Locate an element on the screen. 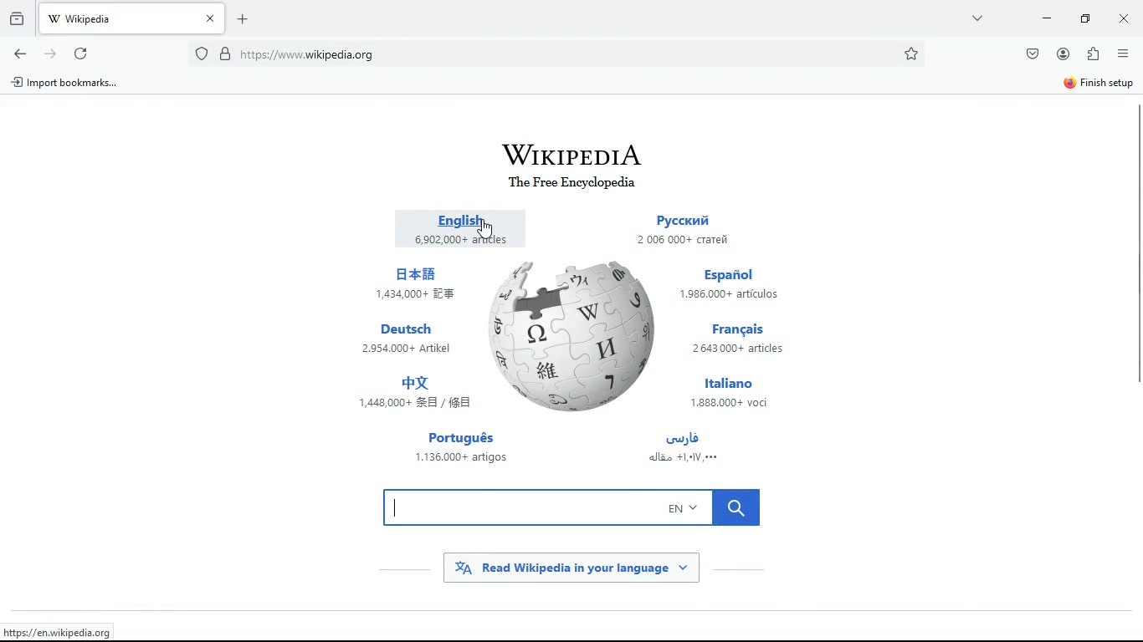 This screenshot has height=642, width=1143. protected is located at coordinates (202, 53).